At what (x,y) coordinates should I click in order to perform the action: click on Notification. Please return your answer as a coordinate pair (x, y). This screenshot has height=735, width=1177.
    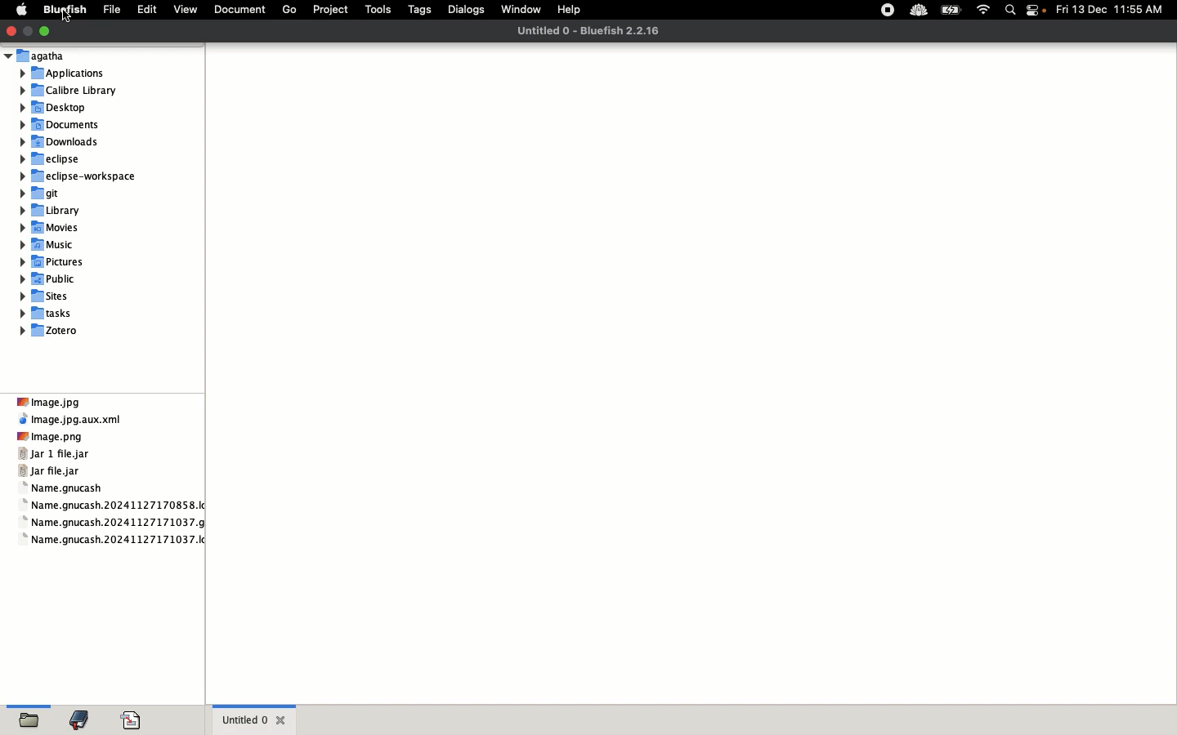
    Looking at the image, I should click on (1037, 11).